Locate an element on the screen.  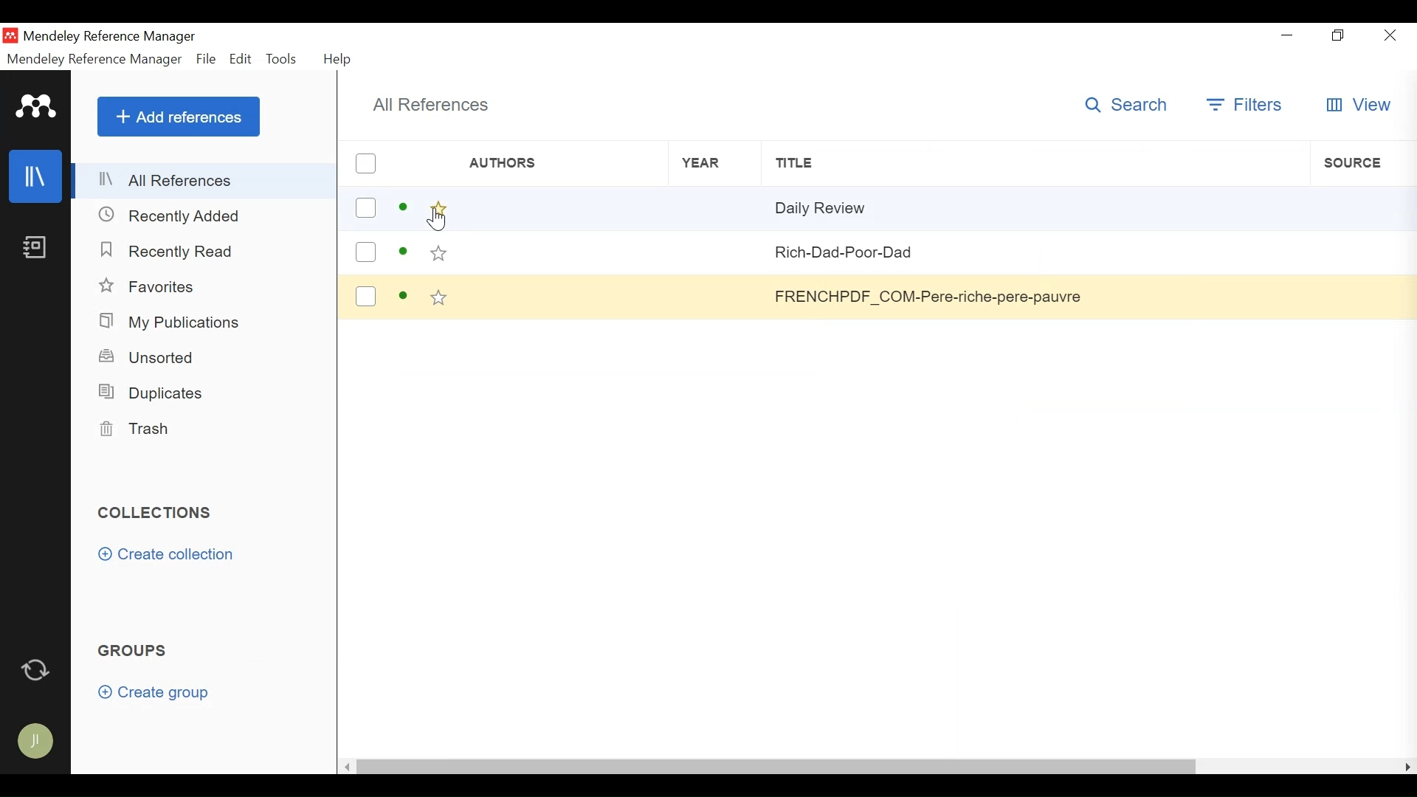
Recently Added is located at coordinates (179, 215).